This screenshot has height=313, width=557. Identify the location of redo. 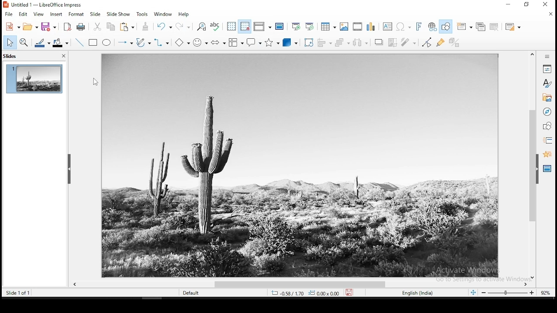
(183, 27).